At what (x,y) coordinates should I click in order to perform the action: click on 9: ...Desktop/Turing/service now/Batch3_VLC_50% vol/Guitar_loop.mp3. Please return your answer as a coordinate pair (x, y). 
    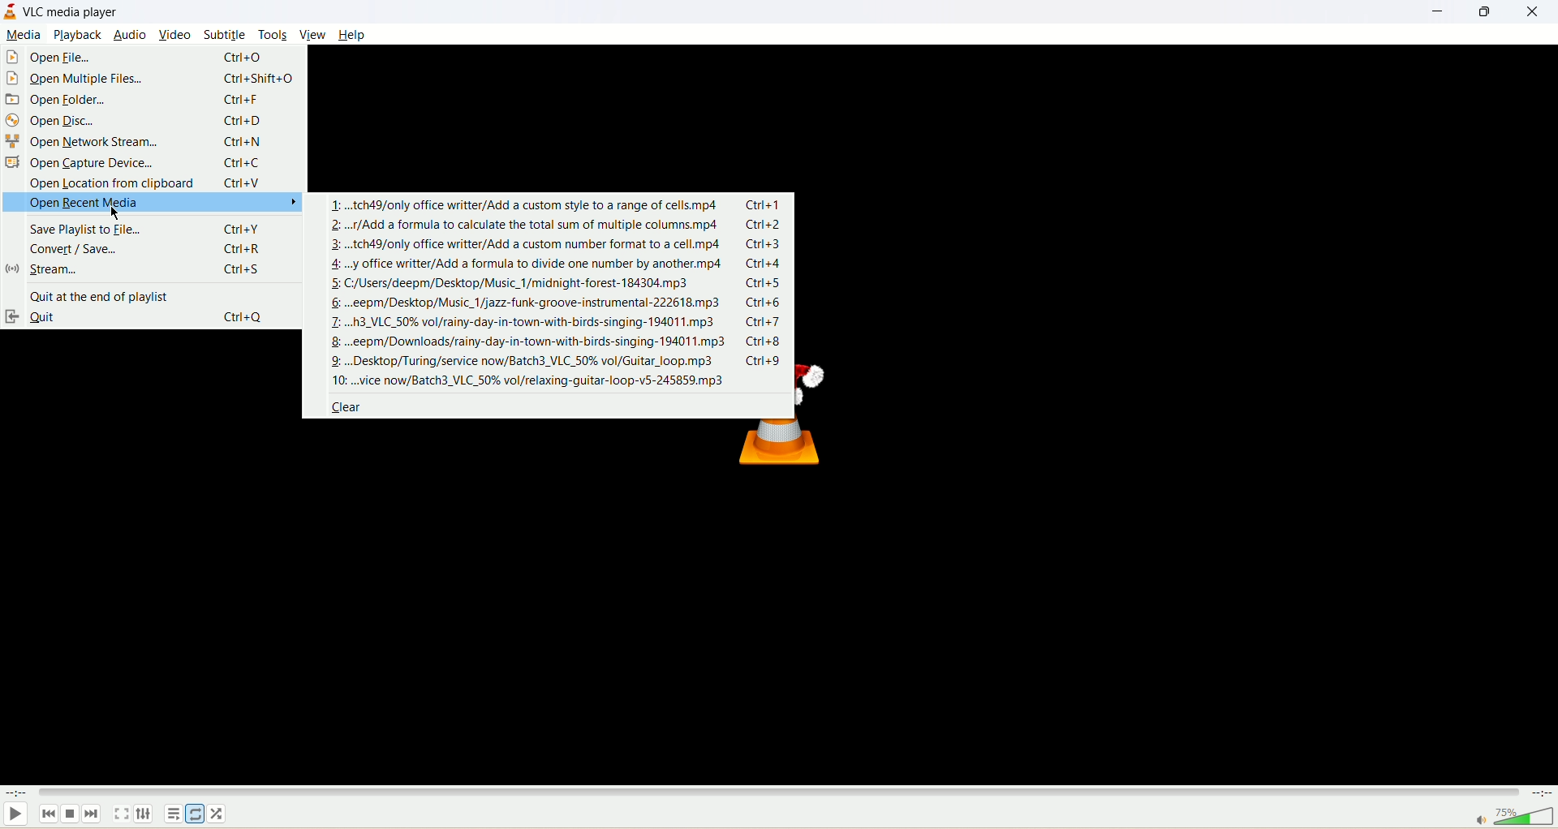
    Looking at the image, I should click on (527, 362).